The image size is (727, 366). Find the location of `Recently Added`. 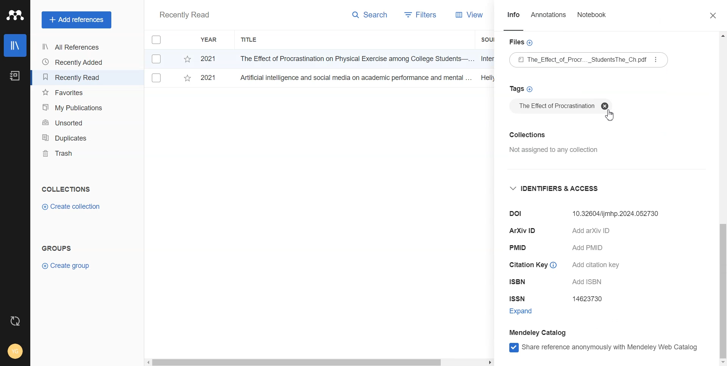

Recently Added is located at coordinates (74, 62).